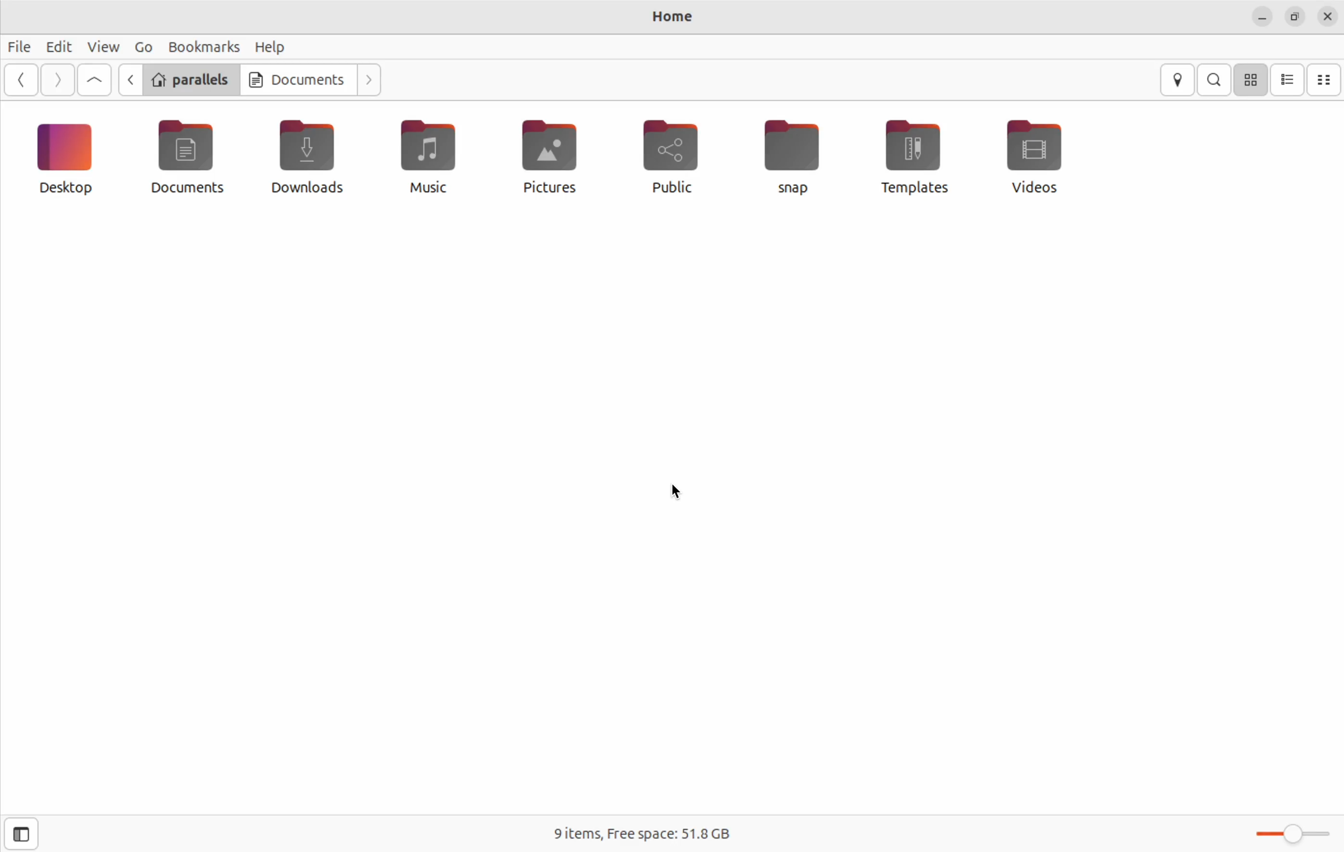 This screenshot has width=1344, height=852. Describe the element at coordinates (639, 836) in the screenshot. I see ` items space` at that location.